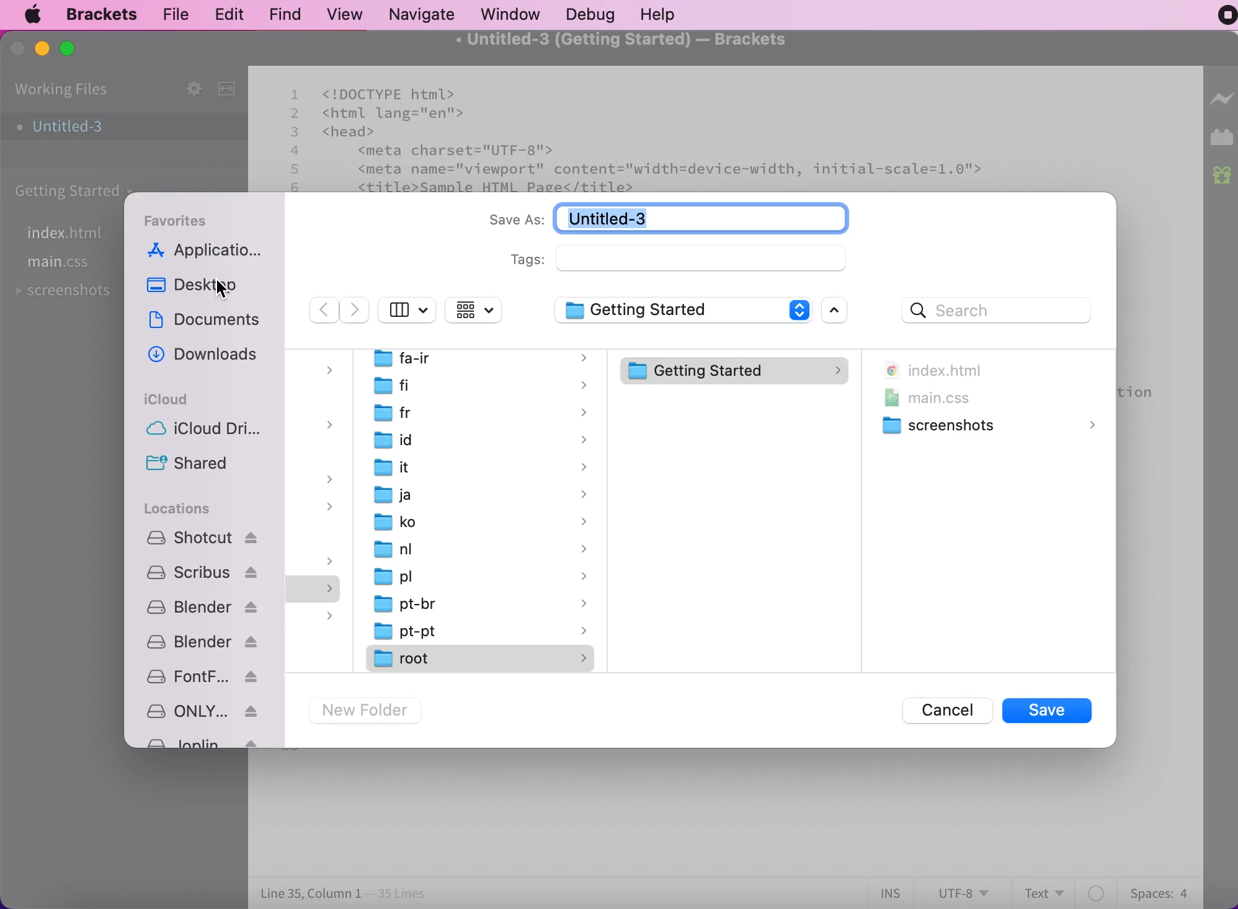  Describe the element at coordinates (201, 607) in the screenshot. I see `blender` at that location.